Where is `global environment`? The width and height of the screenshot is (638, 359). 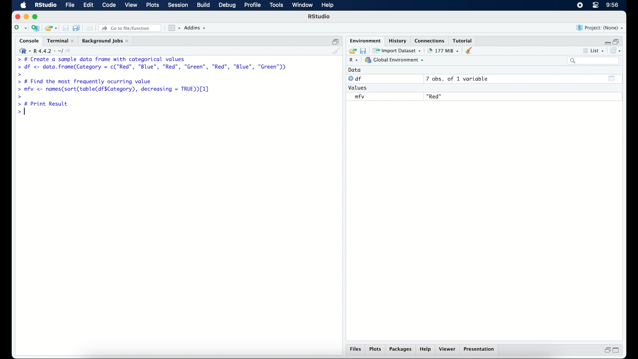 global environment is located at coordinates (396, 60).